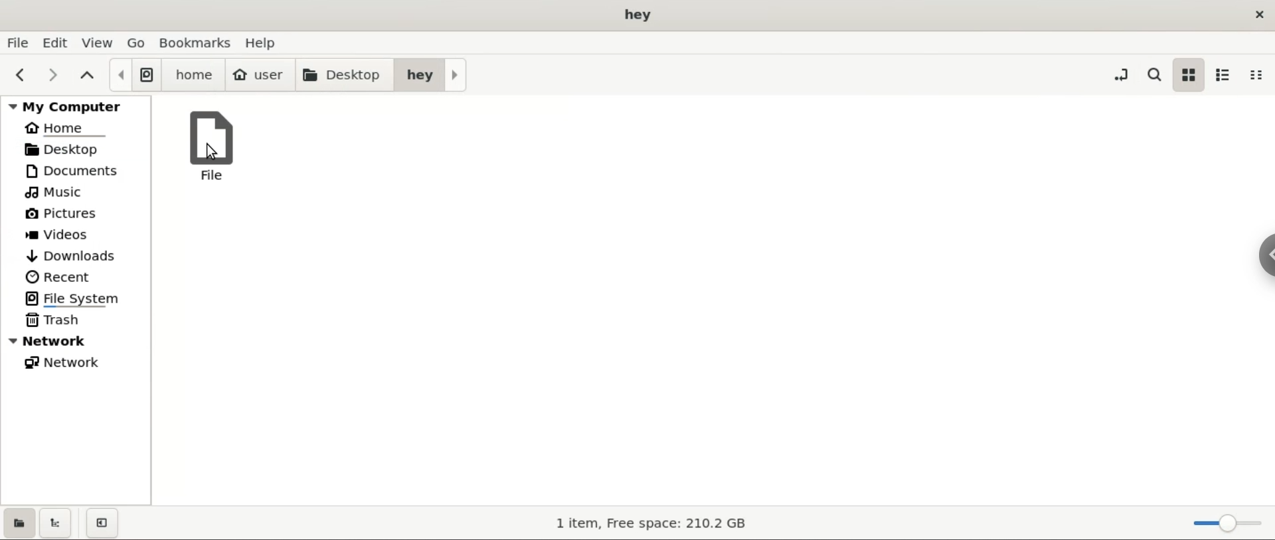 The image size is (1275, 540). Describe the element at coordinates (76, 194) in the screenshot. I see `music` at that location.